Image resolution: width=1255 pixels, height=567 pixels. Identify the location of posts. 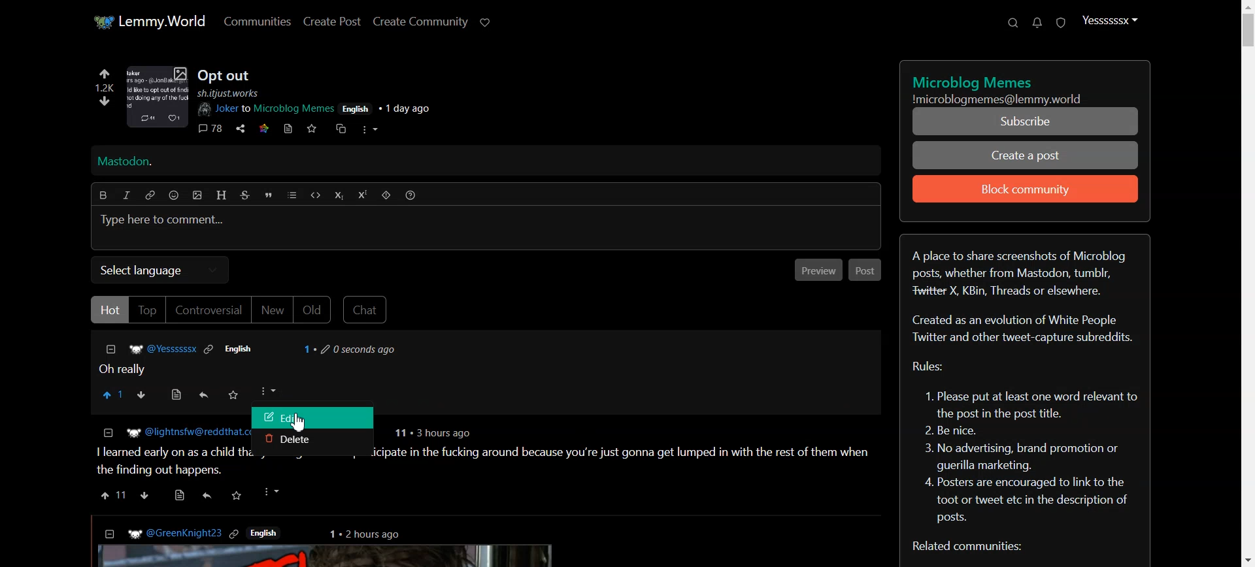
(478, 542).